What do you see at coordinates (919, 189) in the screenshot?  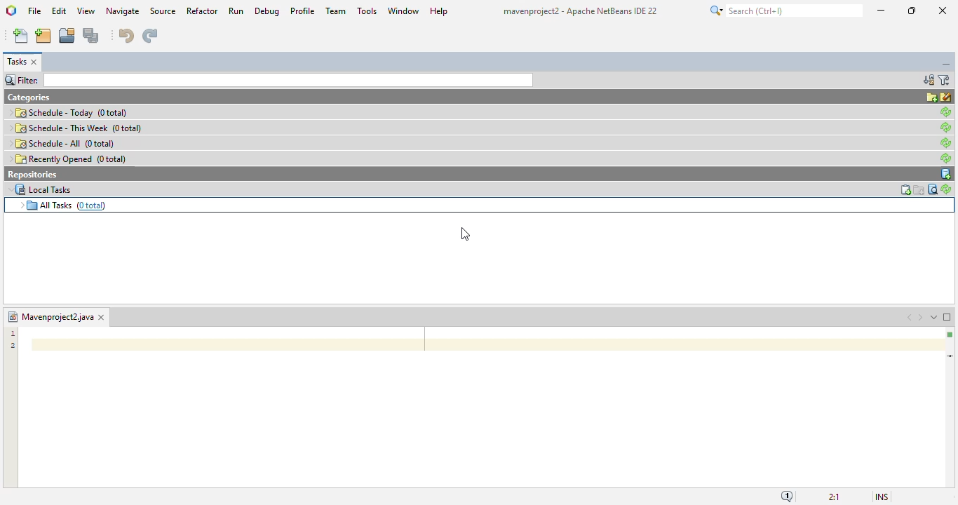 I see `create new query` at bounding box center [919, 189].